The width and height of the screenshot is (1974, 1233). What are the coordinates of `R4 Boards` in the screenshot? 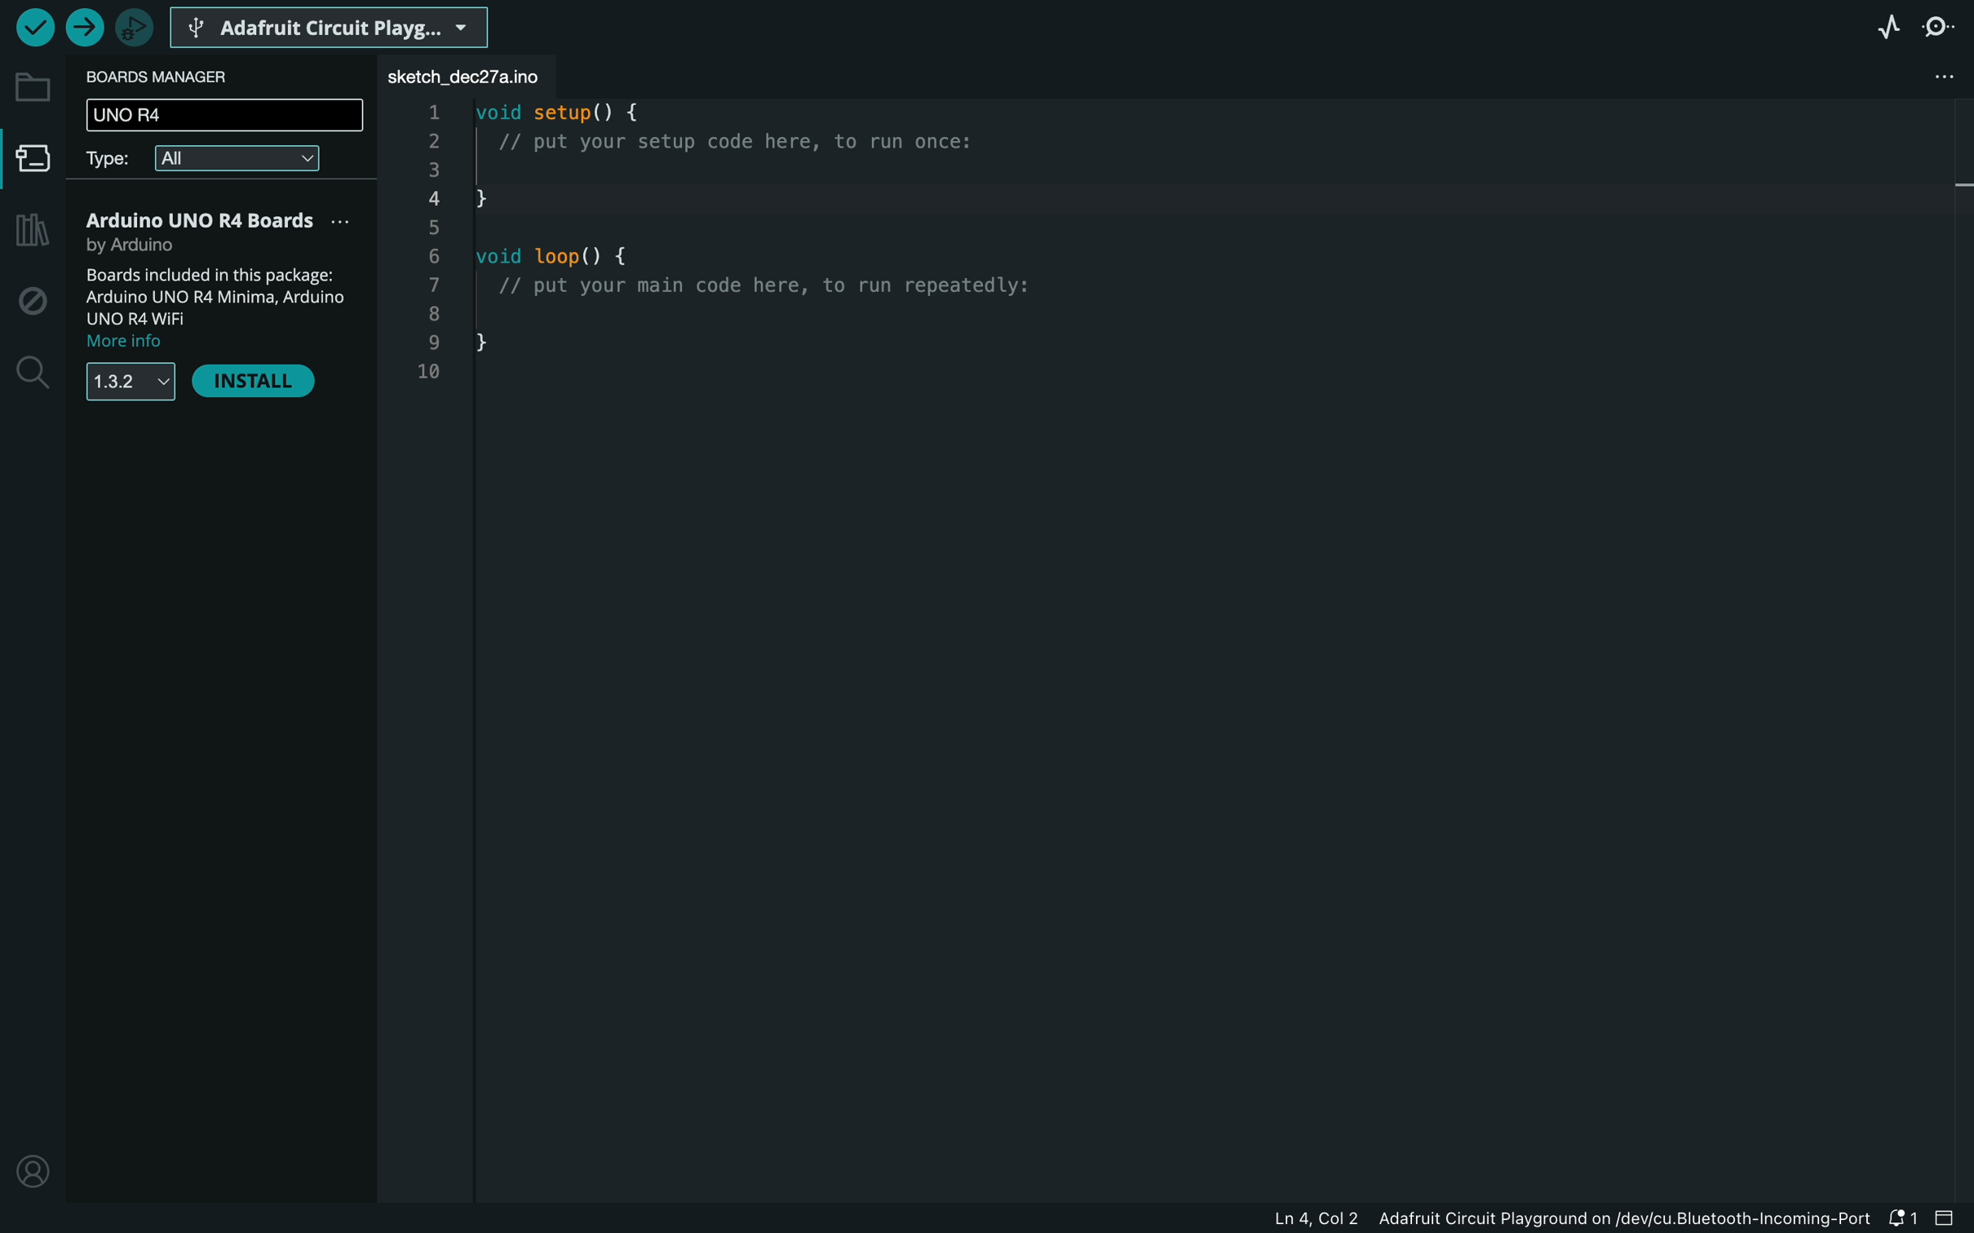 It's located at (223, 236).